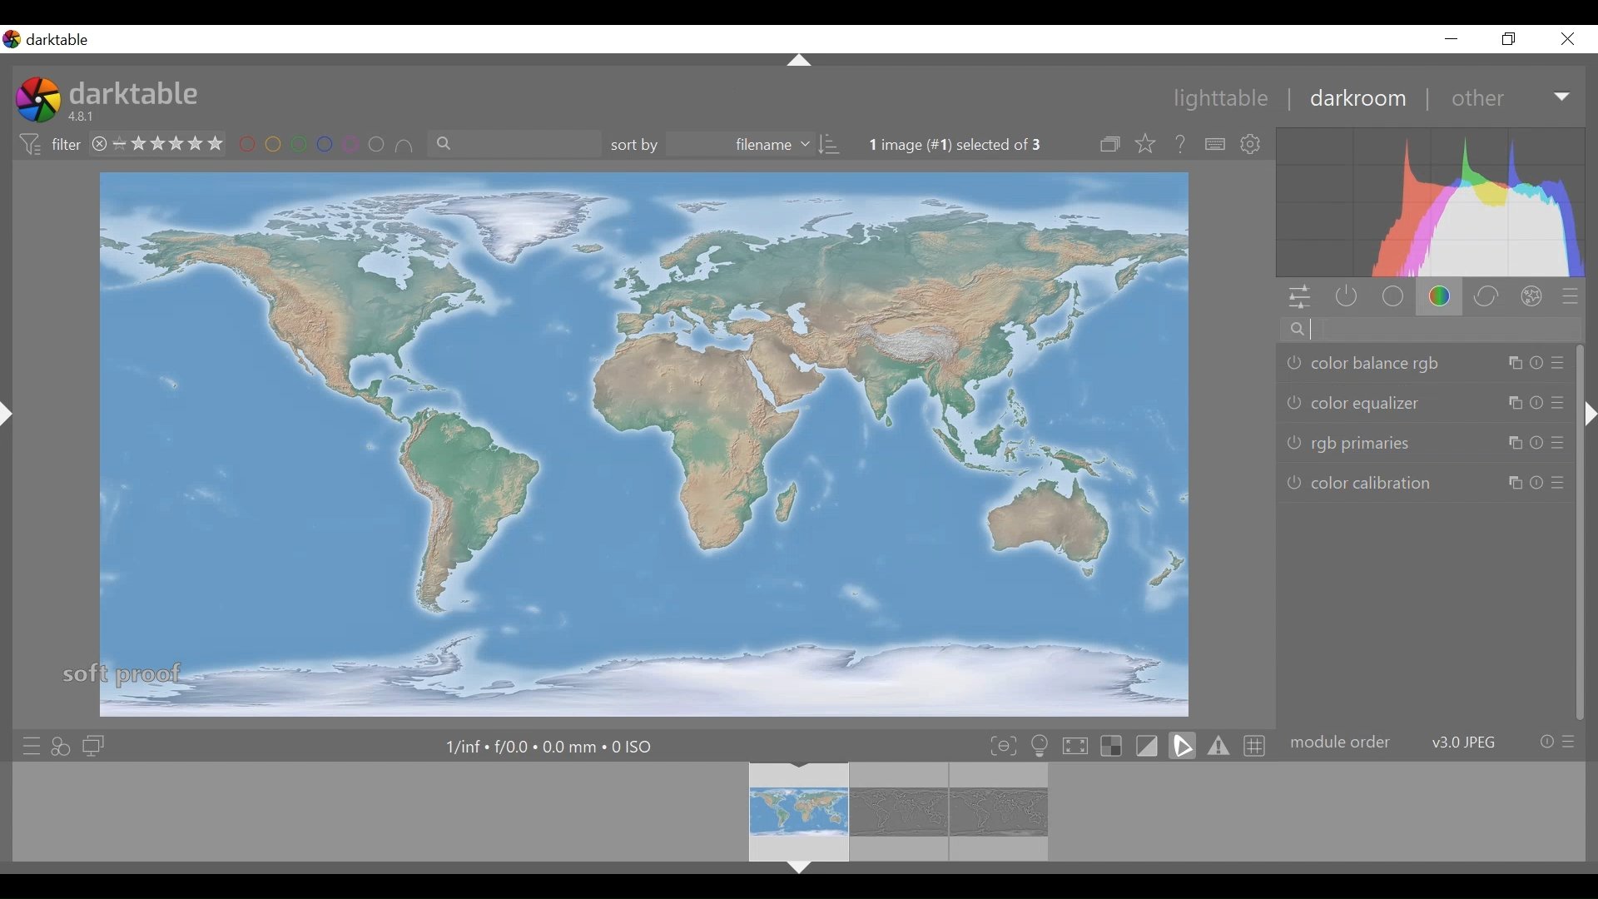 Image resolution: width=1598 pixels, height=899 pixels. What do you see at coordinates (970, 145) in the screenshot?
I see `image selected out of` at bounding box center [970, 145].